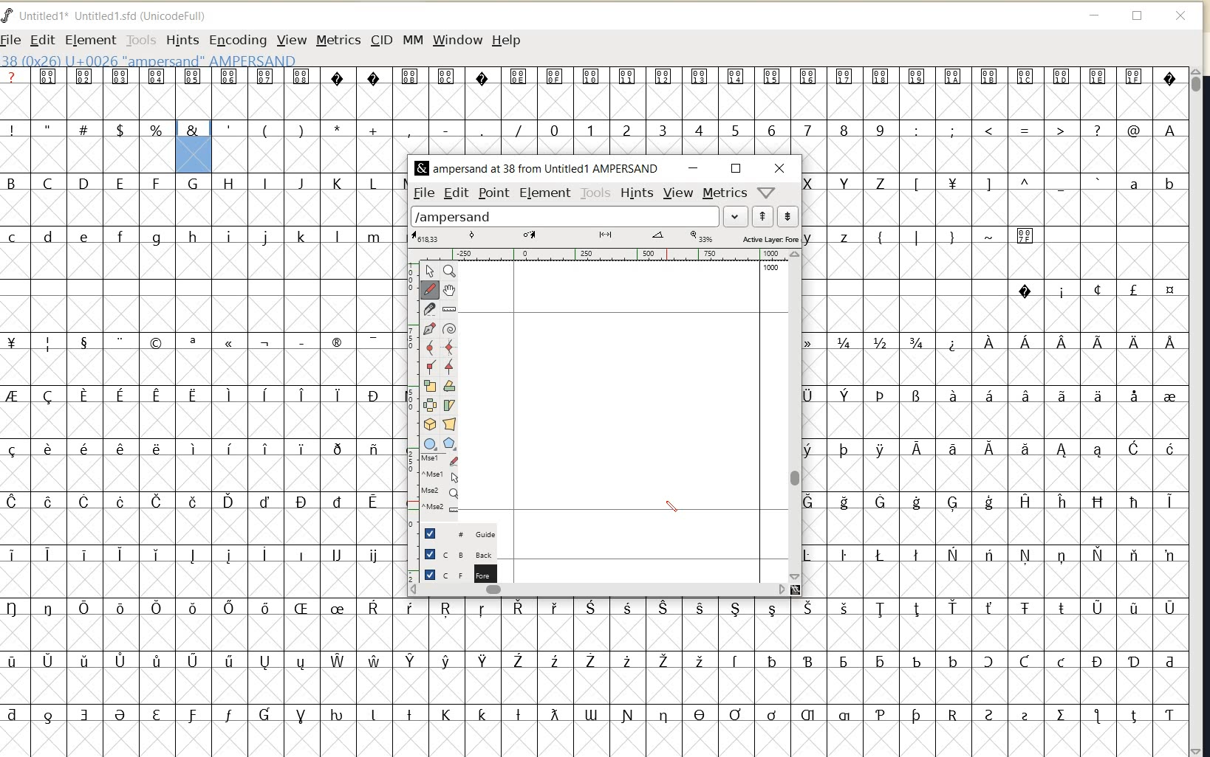  Describe the element at coordinates (544, 194) in the screenshot. I see `ELEMENT` at that location.